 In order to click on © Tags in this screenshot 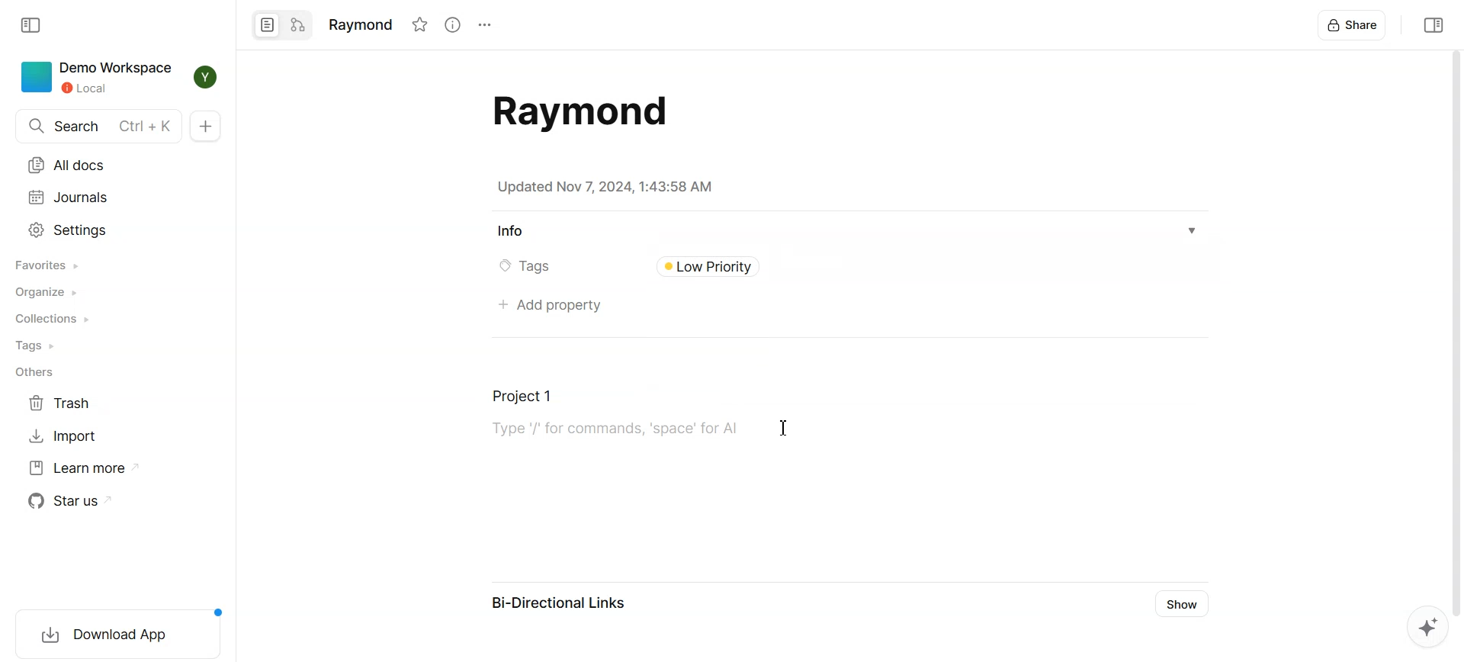, I will do `click(535, 267)`.